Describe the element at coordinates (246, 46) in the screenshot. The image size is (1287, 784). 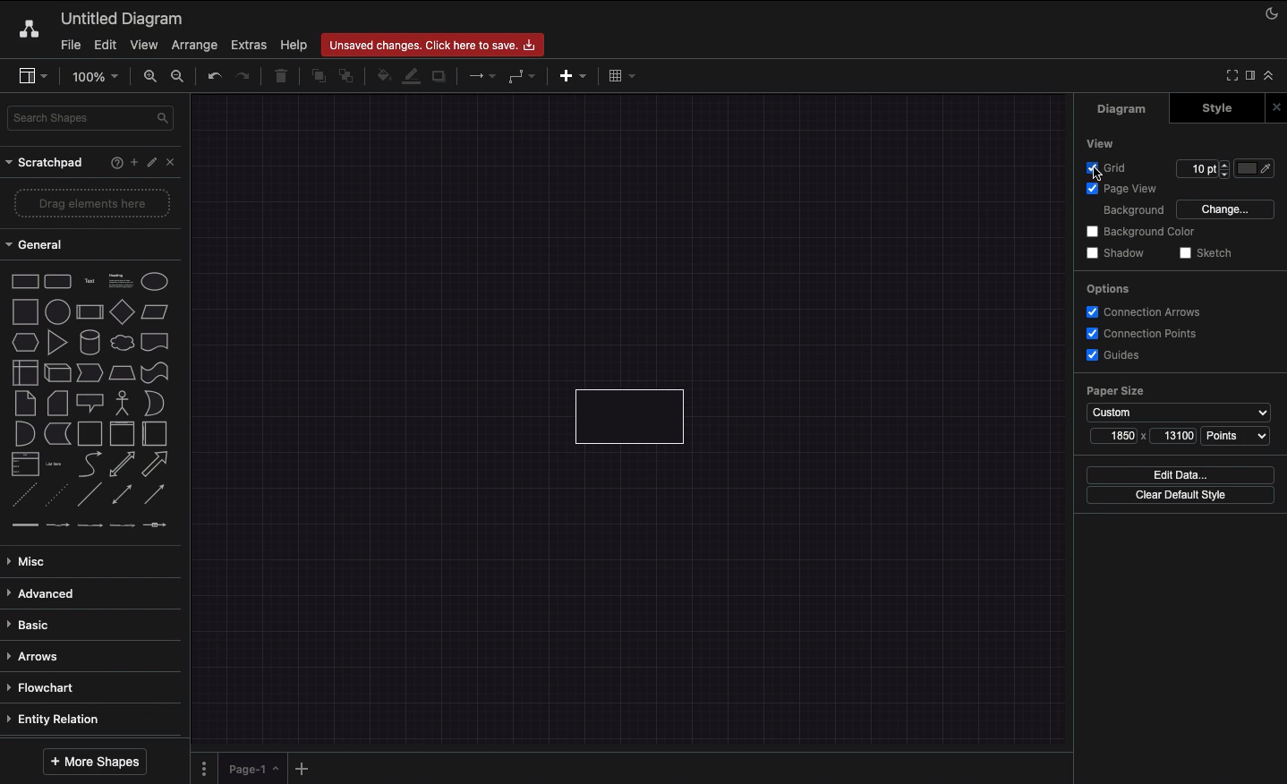
I see `Extras` at that location.